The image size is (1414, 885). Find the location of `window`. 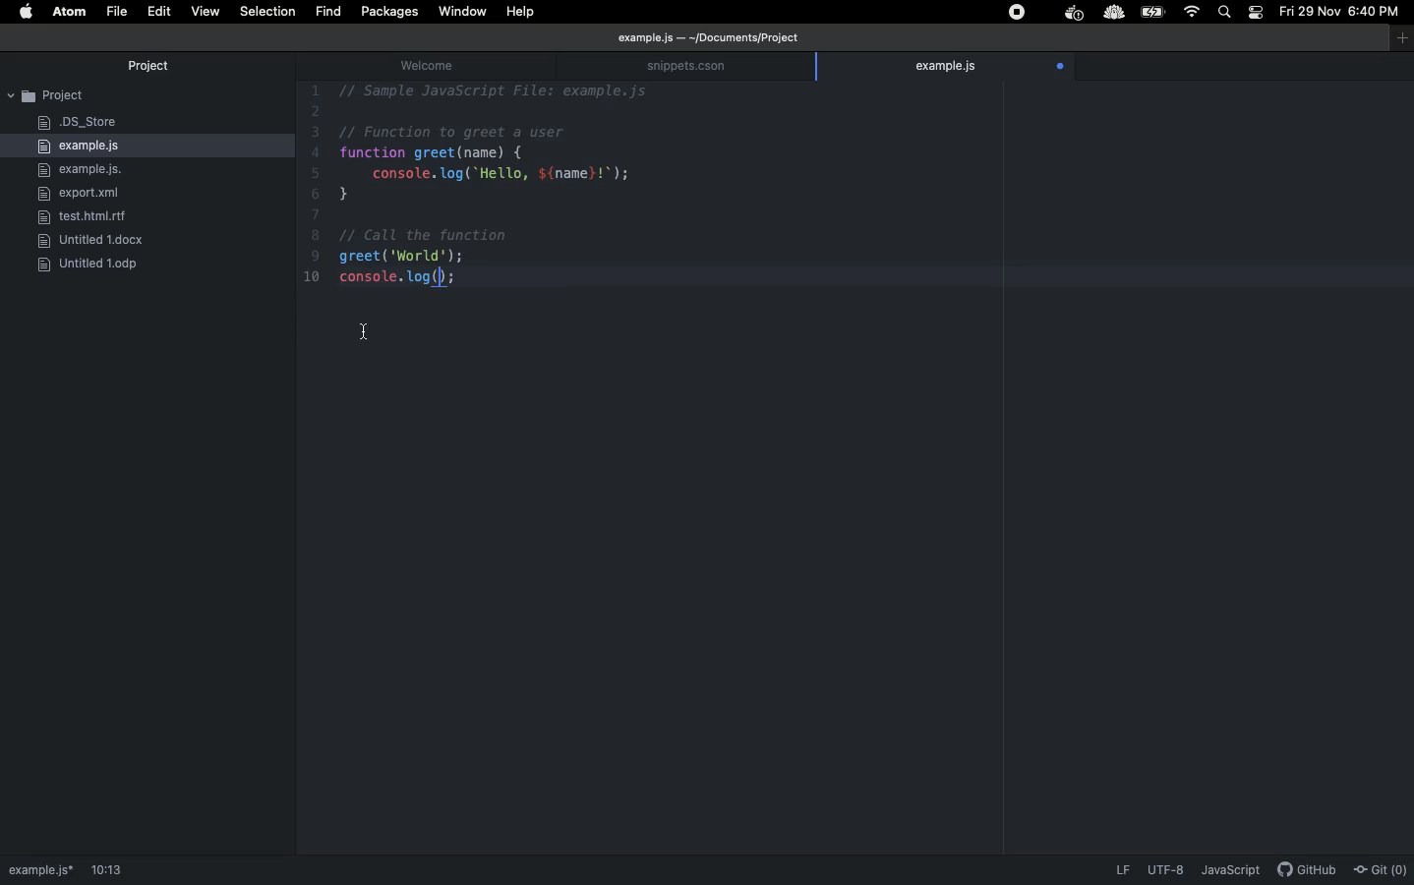

window is located at coordinates (1399, 39).